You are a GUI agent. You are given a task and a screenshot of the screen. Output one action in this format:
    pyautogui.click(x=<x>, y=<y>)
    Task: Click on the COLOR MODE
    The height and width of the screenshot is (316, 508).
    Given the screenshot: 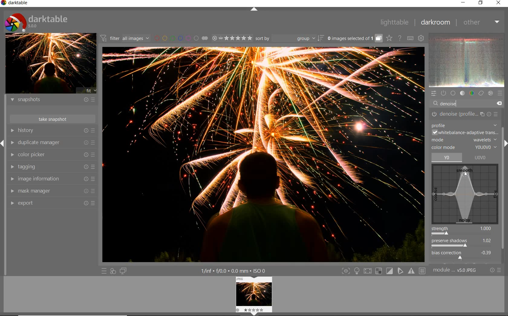 What is the action you would take?
    pyautogui.click(x=464, y=148)
    